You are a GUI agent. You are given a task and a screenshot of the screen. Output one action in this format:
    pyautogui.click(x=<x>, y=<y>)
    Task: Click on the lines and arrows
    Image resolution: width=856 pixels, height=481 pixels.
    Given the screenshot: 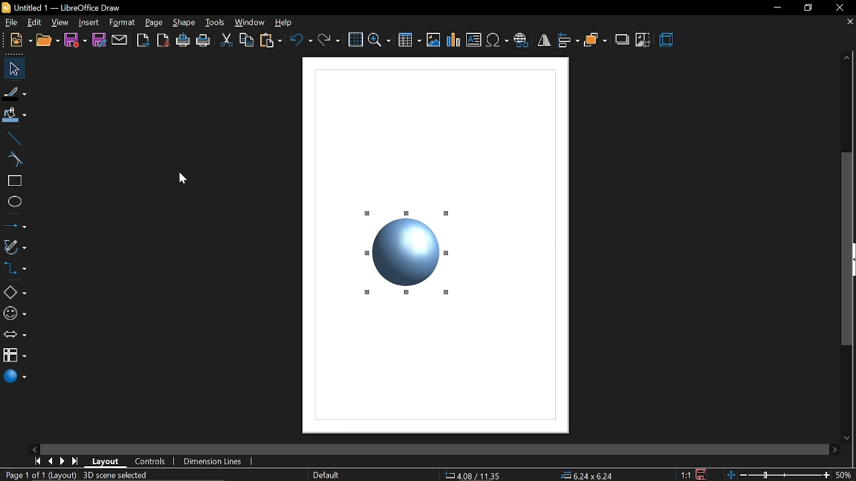 What is the action you would take?
    pyautogui.click(x=14, y=224)
    